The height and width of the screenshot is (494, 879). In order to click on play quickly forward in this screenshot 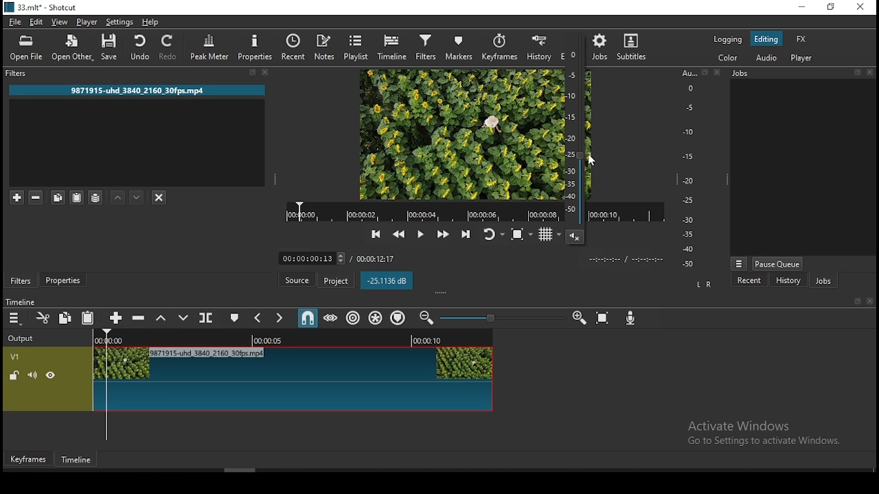, I will do `click(442, 235)`.